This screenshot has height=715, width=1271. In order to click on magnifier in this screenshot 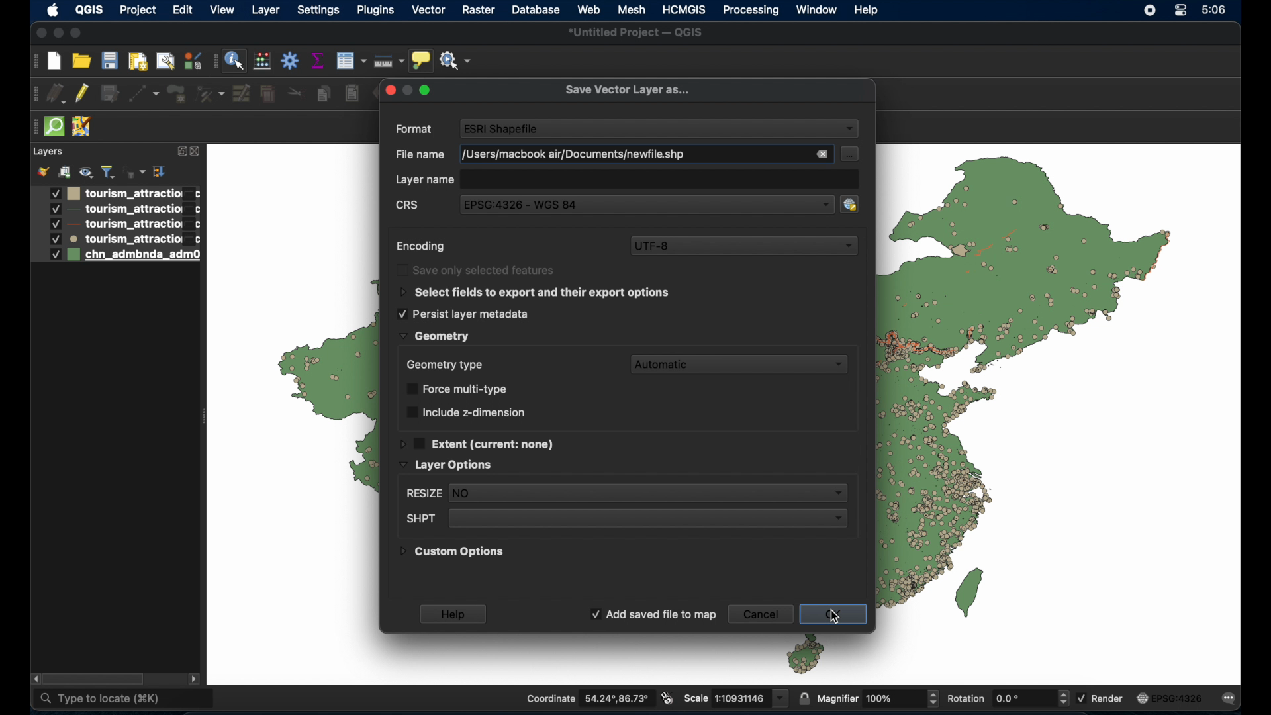, I will do `click(877, 697)`.